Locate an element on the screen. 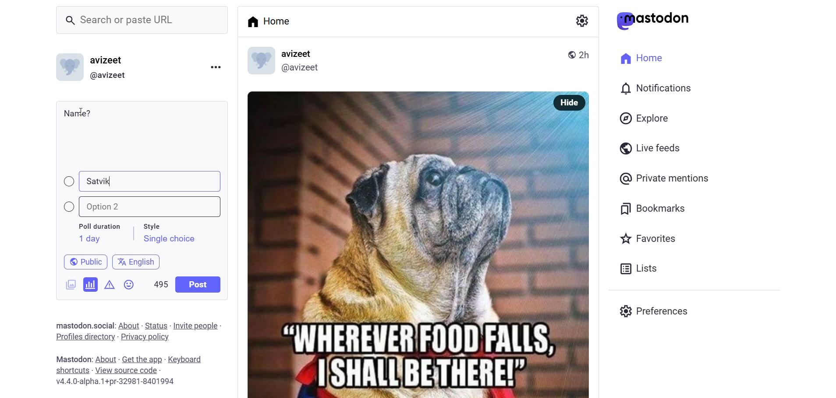 The height and width of the screenshot is (398, 836). live feed is located at coordinates (648, 147).